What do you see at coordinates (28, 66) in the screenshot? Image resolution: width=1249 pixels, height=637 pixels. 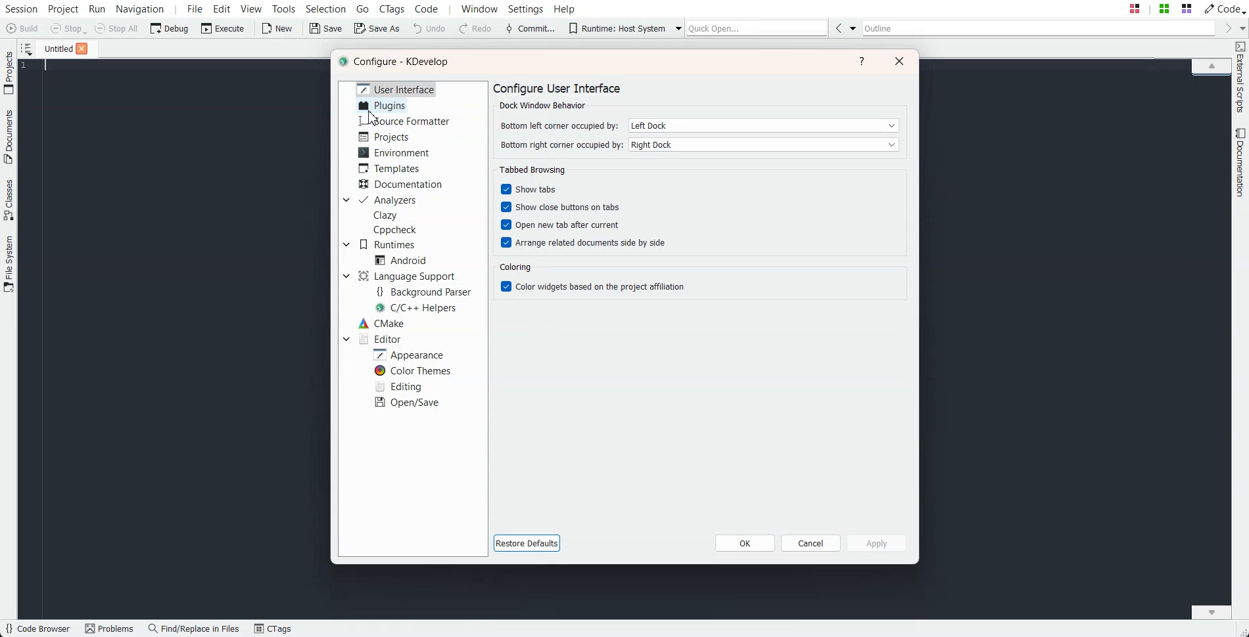 I see `Number line` at bounding box center [28, 66].